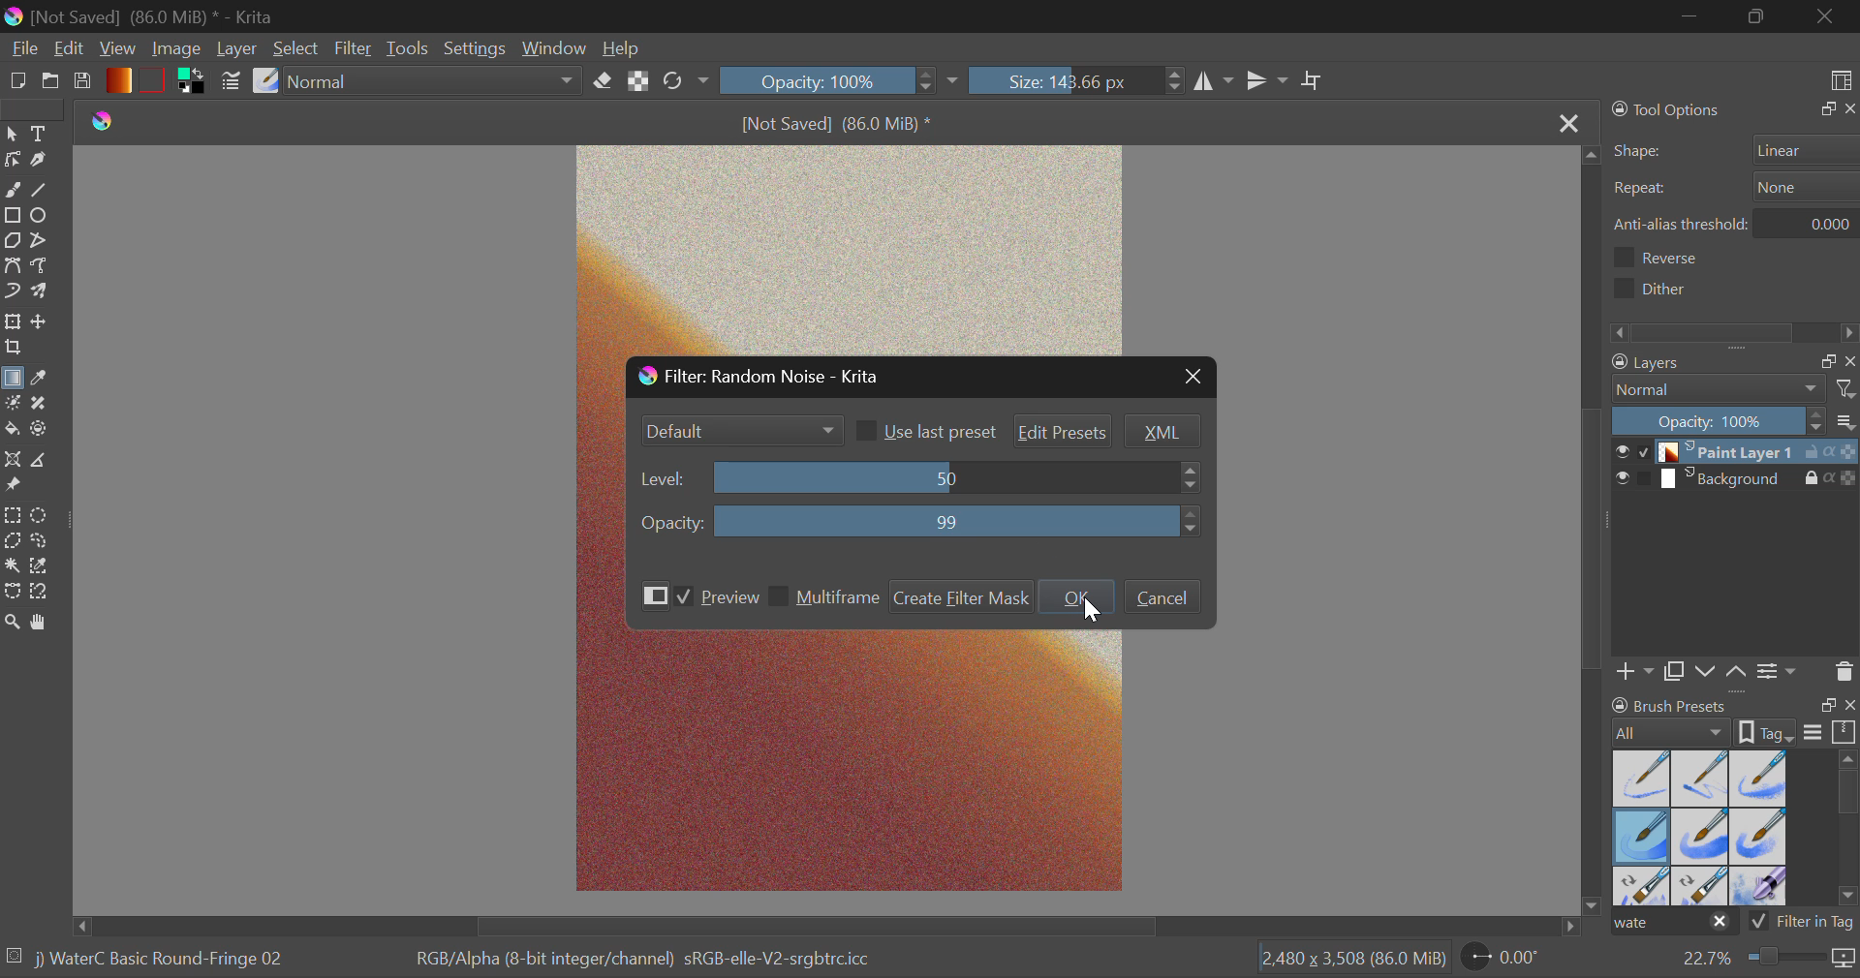  What do you see at coordinates (1668, 109) in the screenshot?
I see `Tool Options` at bounding box center [1668, 109].